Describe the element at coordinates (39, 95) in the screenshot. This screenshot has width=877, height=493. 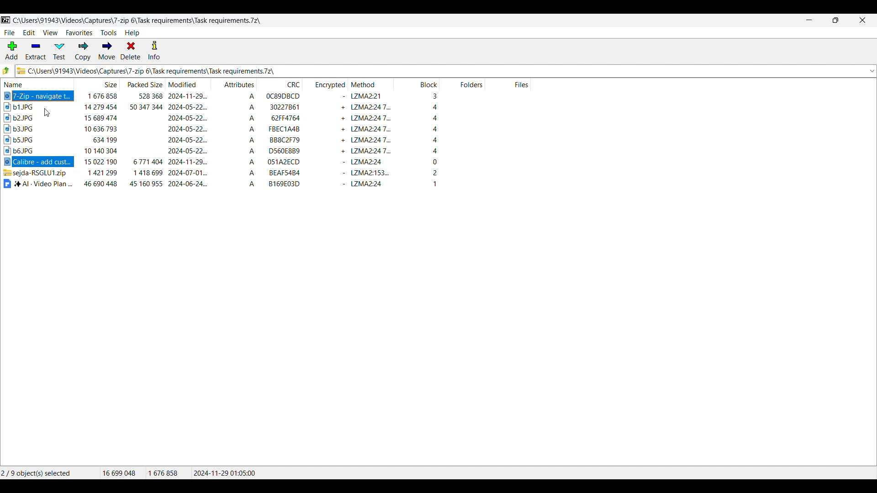
I see `Specific file type highlighted due to selection` at that location.